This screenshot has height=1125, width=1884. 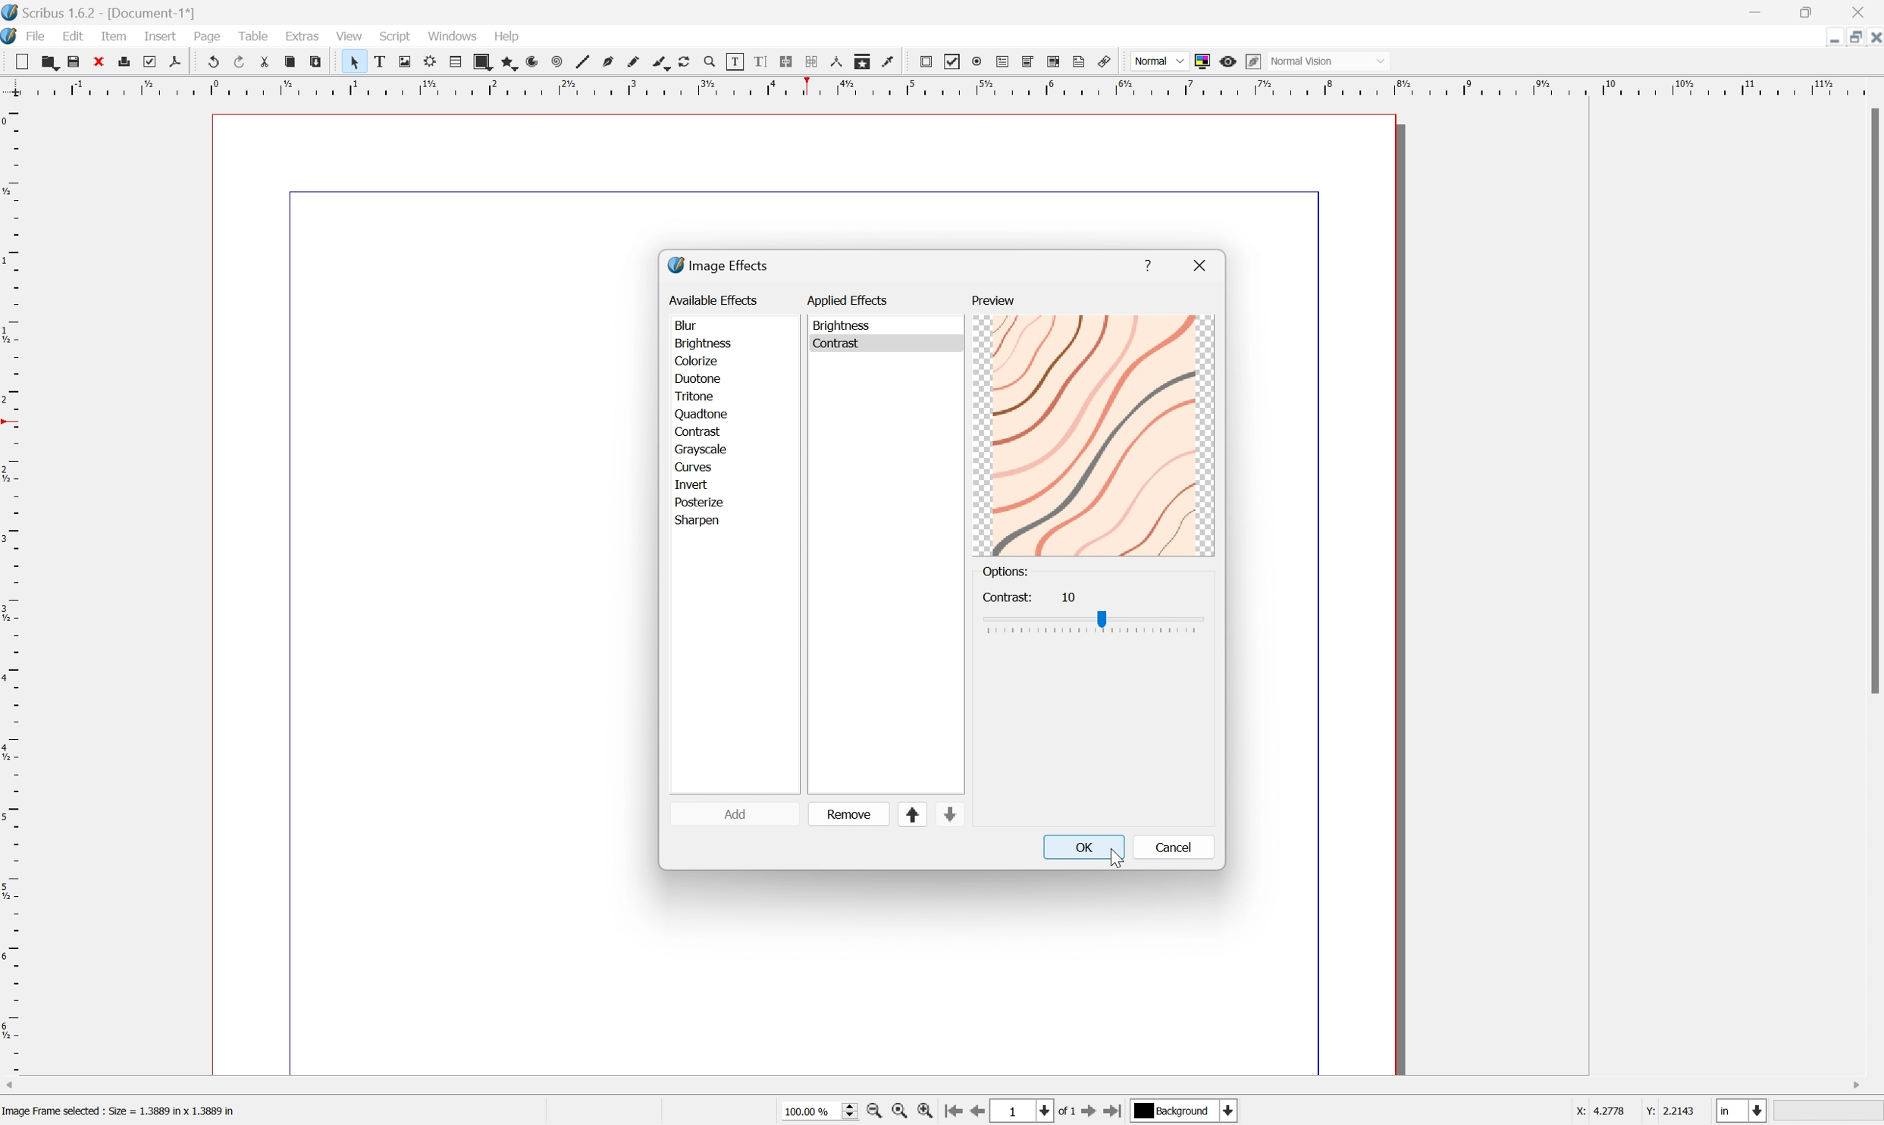 I want to click on View, so click(x=350, y=36).